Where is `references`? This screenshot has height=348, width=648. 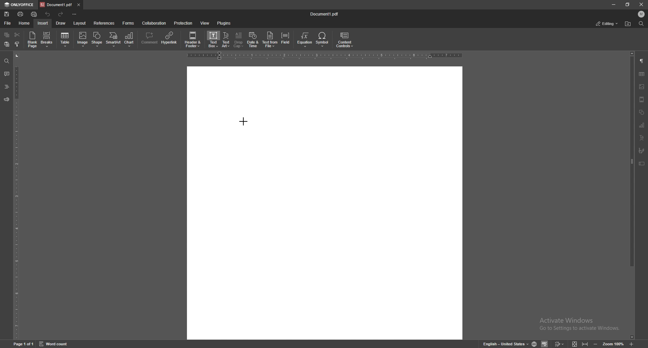
references is located at coordinates (104, 23).